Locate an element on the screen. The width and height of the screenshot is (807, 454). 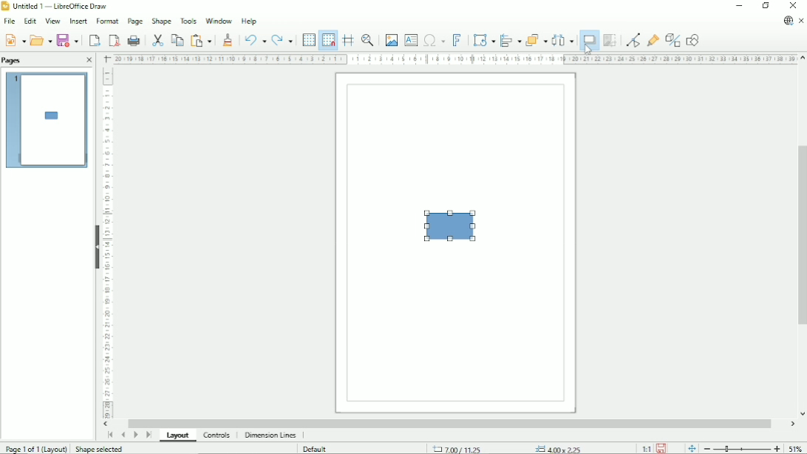
Toggle point edit mode is located at coordinates (632, 39).